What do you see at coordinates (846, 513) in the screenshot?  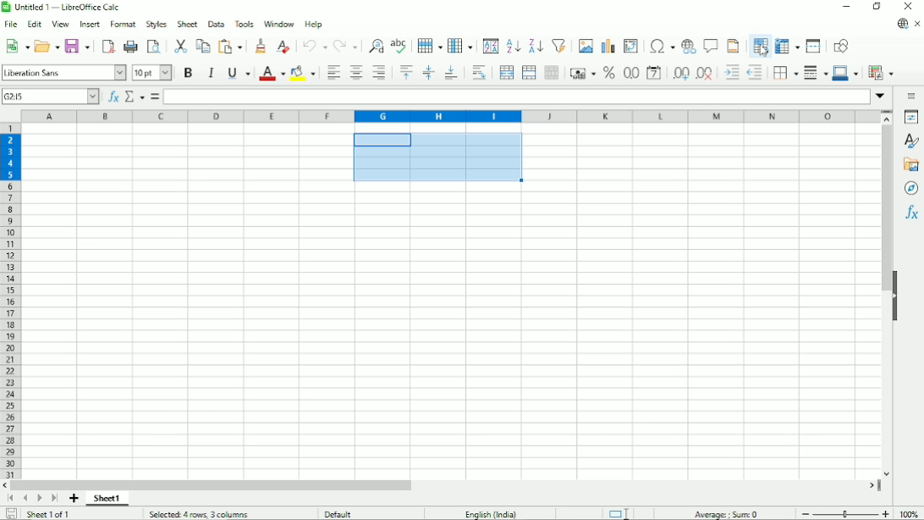 I see `Zoom out/in` at bounding box center [846, 513].